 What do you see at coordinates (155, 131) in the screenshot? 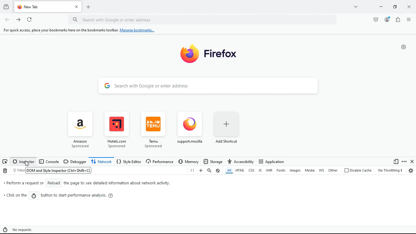
I see `temu` at bounding box center [155, 131].